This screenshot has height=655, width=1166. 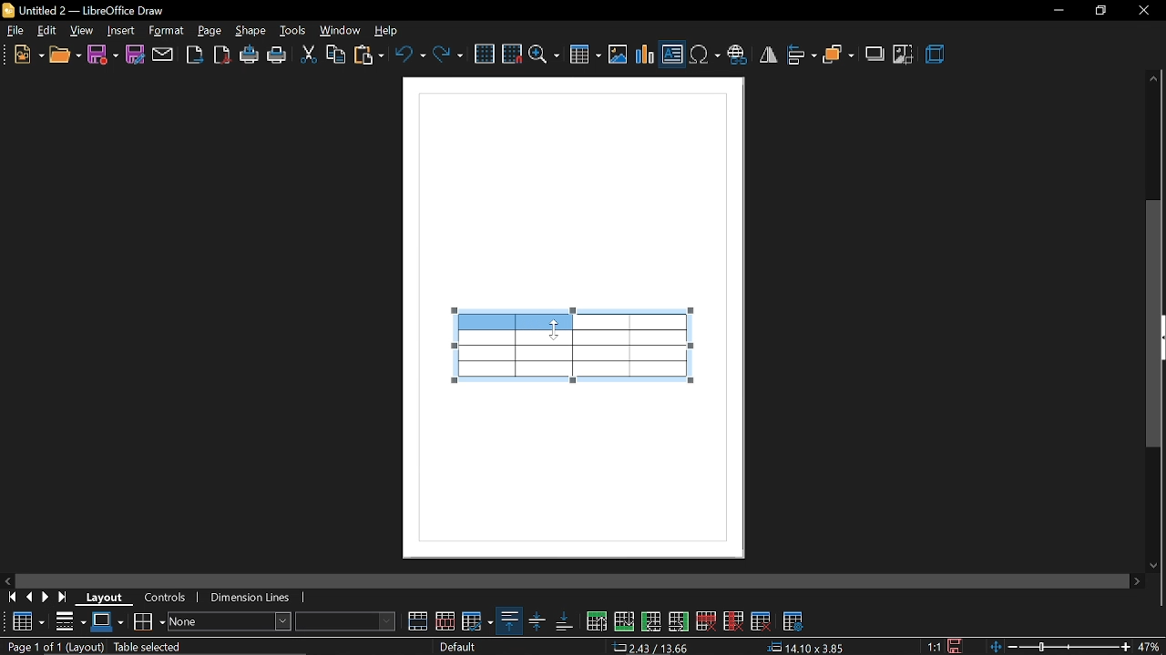 I want to click on shape, so click(x=251, y=30).